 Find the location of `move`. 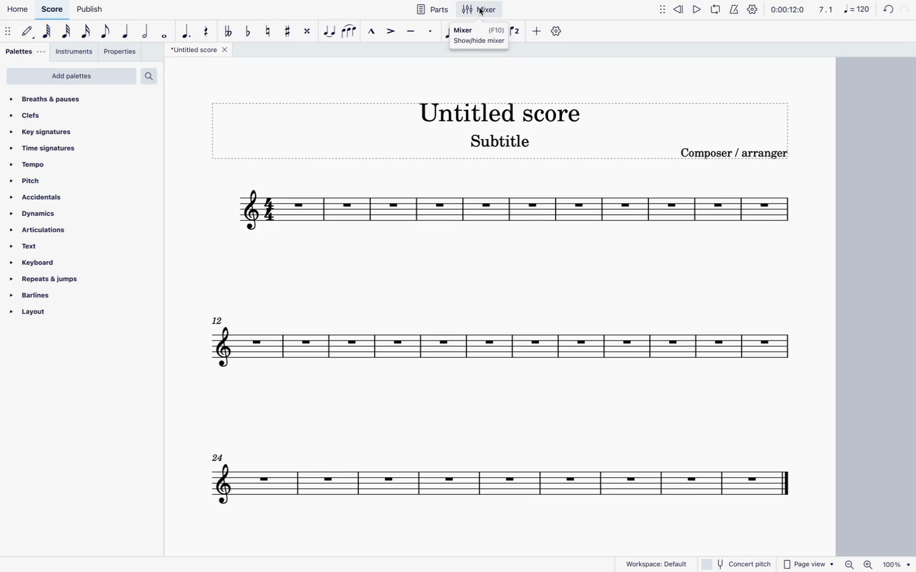

move is located at coordinates (662, 12).